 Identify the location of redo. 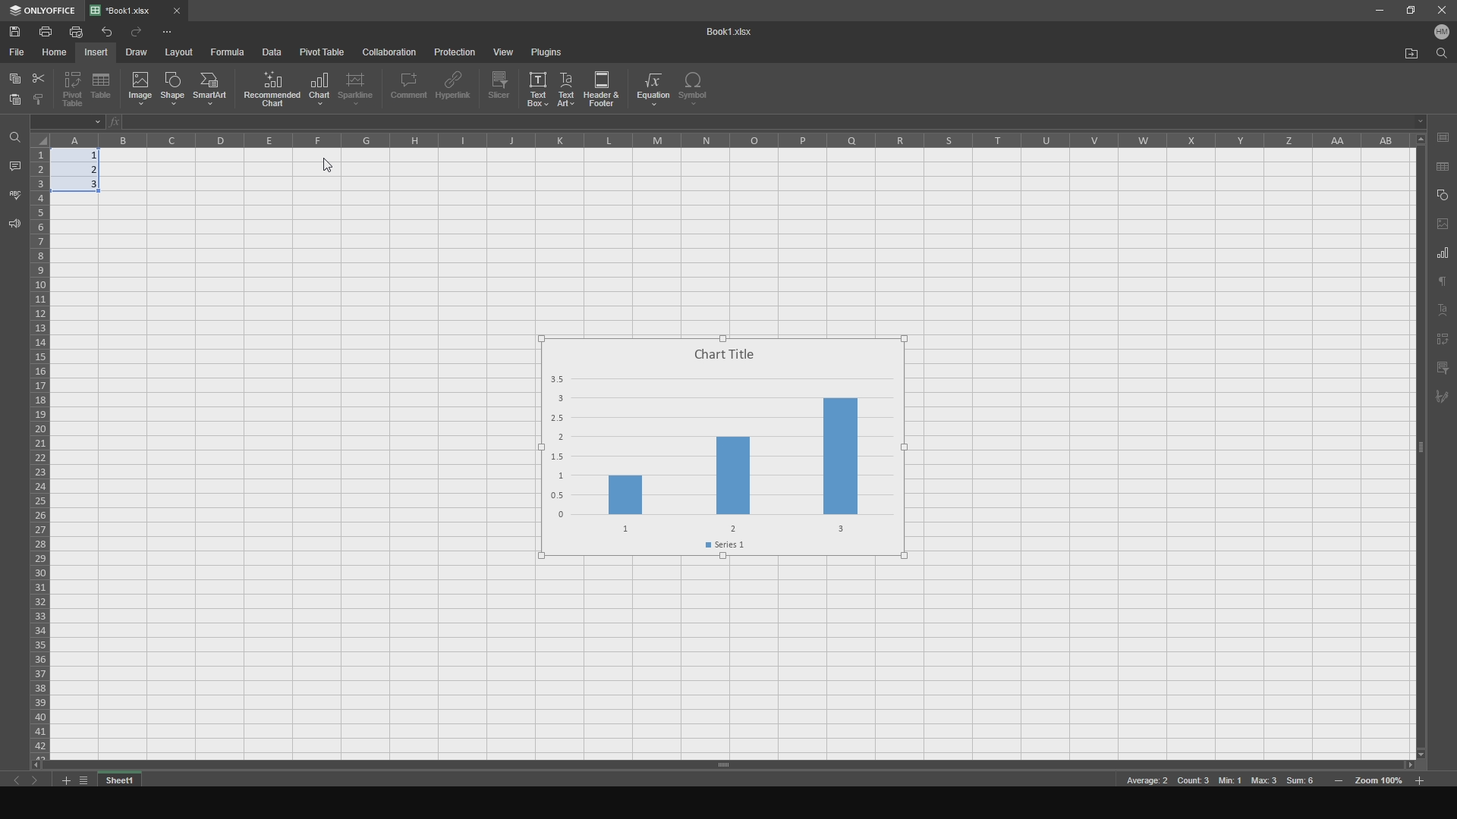
(139, 32).